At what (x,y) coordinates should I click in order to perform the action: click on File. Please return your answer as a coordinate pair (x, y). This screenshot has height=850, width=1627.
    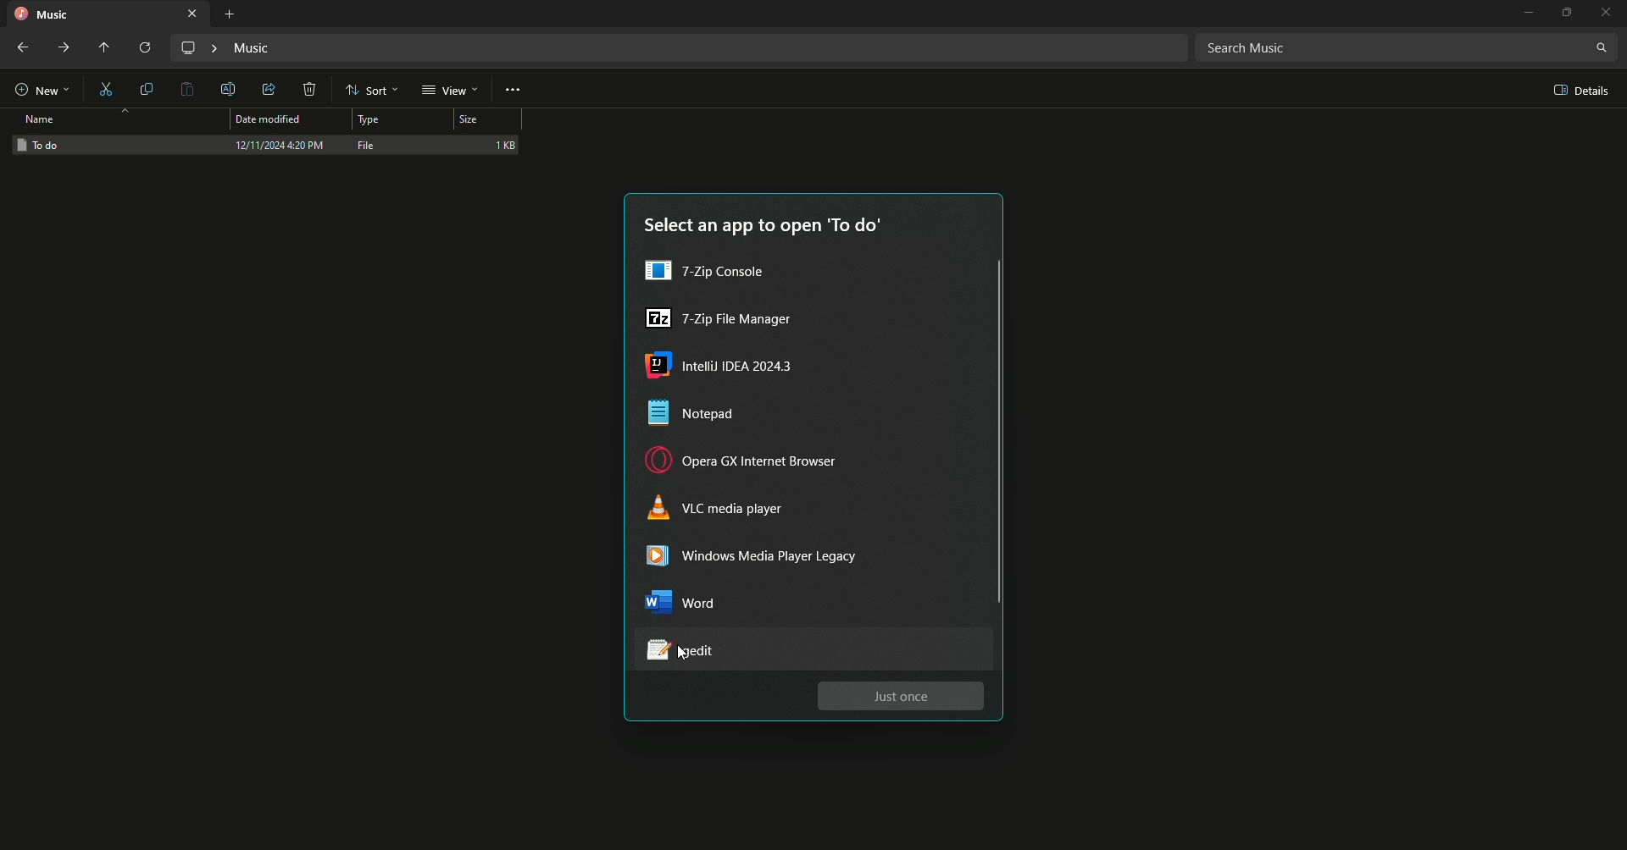
    Looking at the image, I should click on (370, 145).